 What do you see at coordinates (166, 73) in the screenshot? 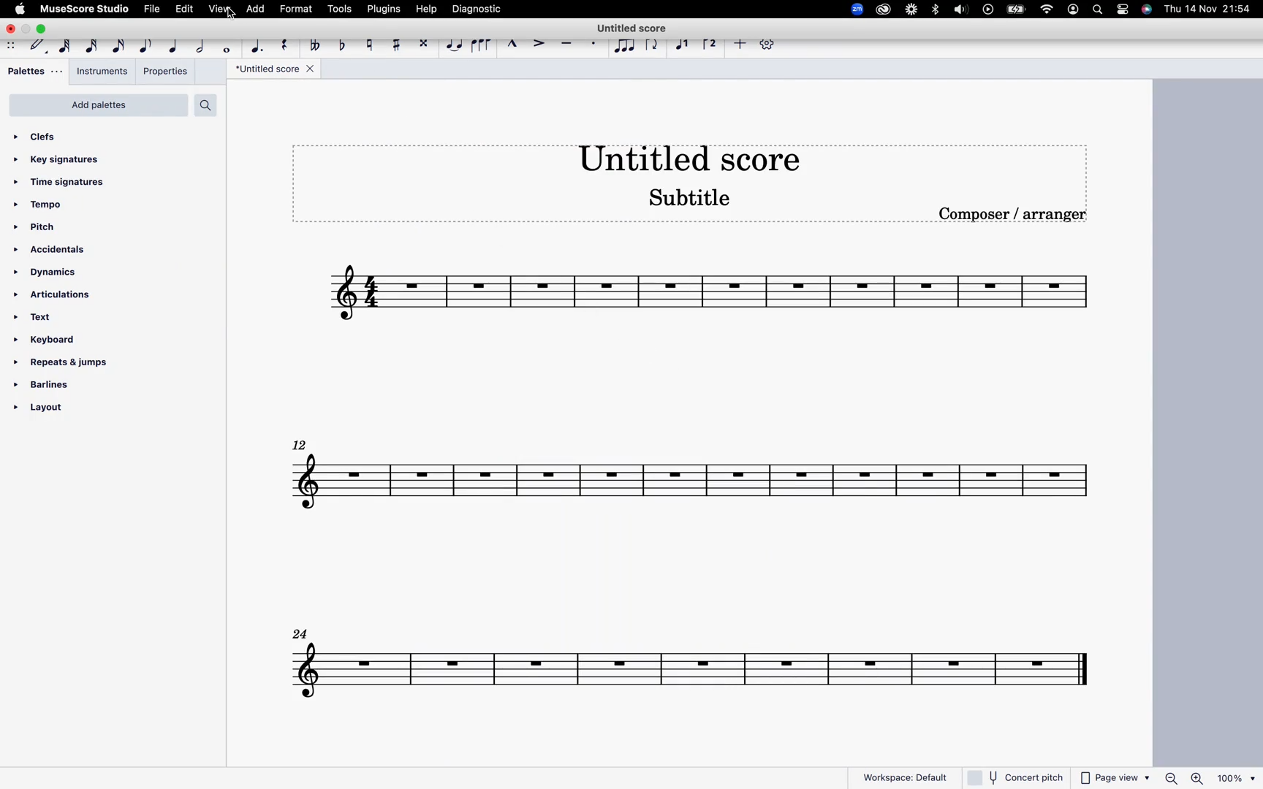
I see `properties` at bounding box center [166, 73].